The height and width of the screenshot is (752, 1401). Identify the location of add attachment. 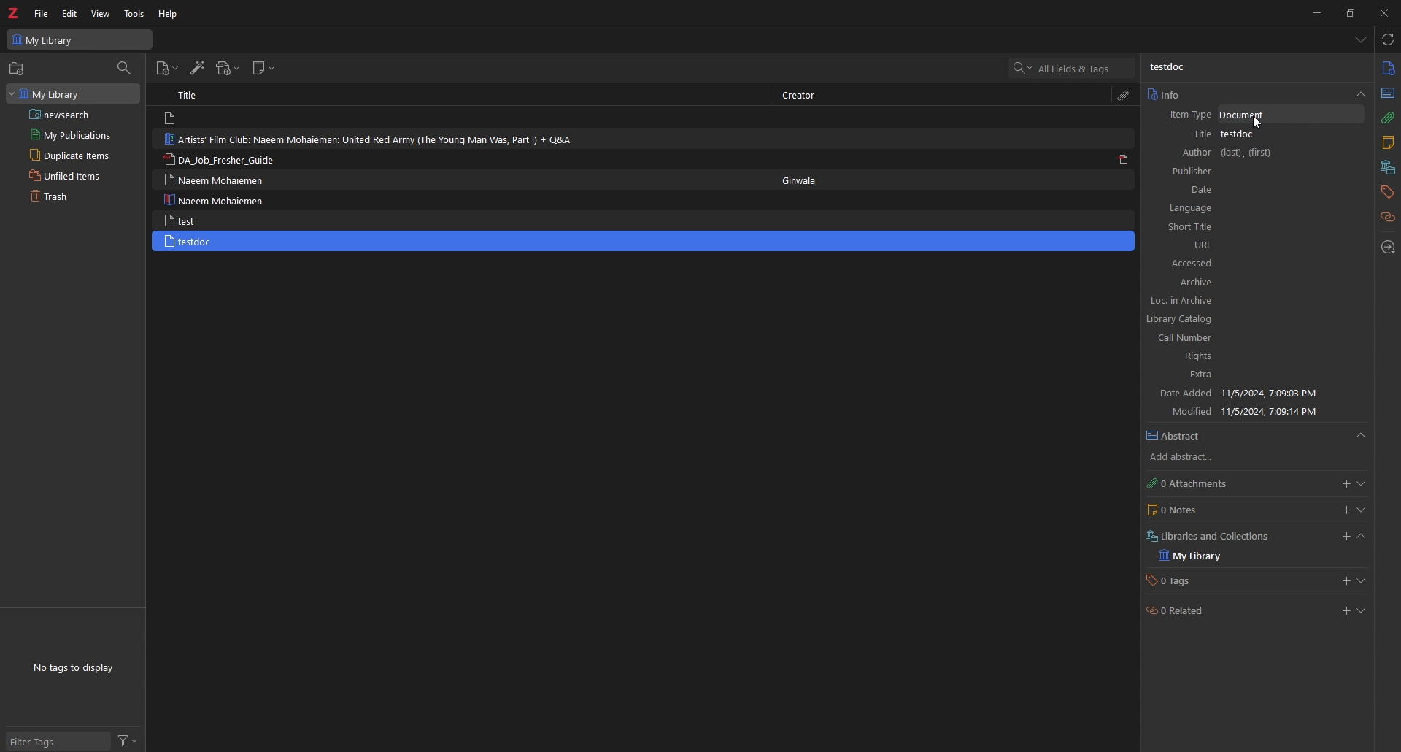
(1343, 485).